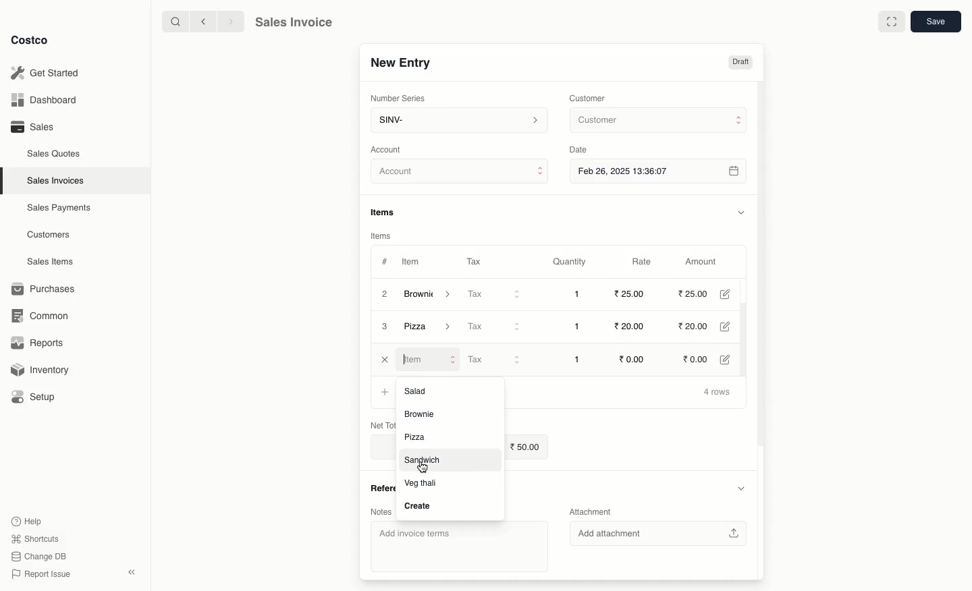 This screenshot has height=591, width=972. What do you see at coordinates (38, 397) in the screenshot?
I see `Setup` at bounding box center [38, 397].